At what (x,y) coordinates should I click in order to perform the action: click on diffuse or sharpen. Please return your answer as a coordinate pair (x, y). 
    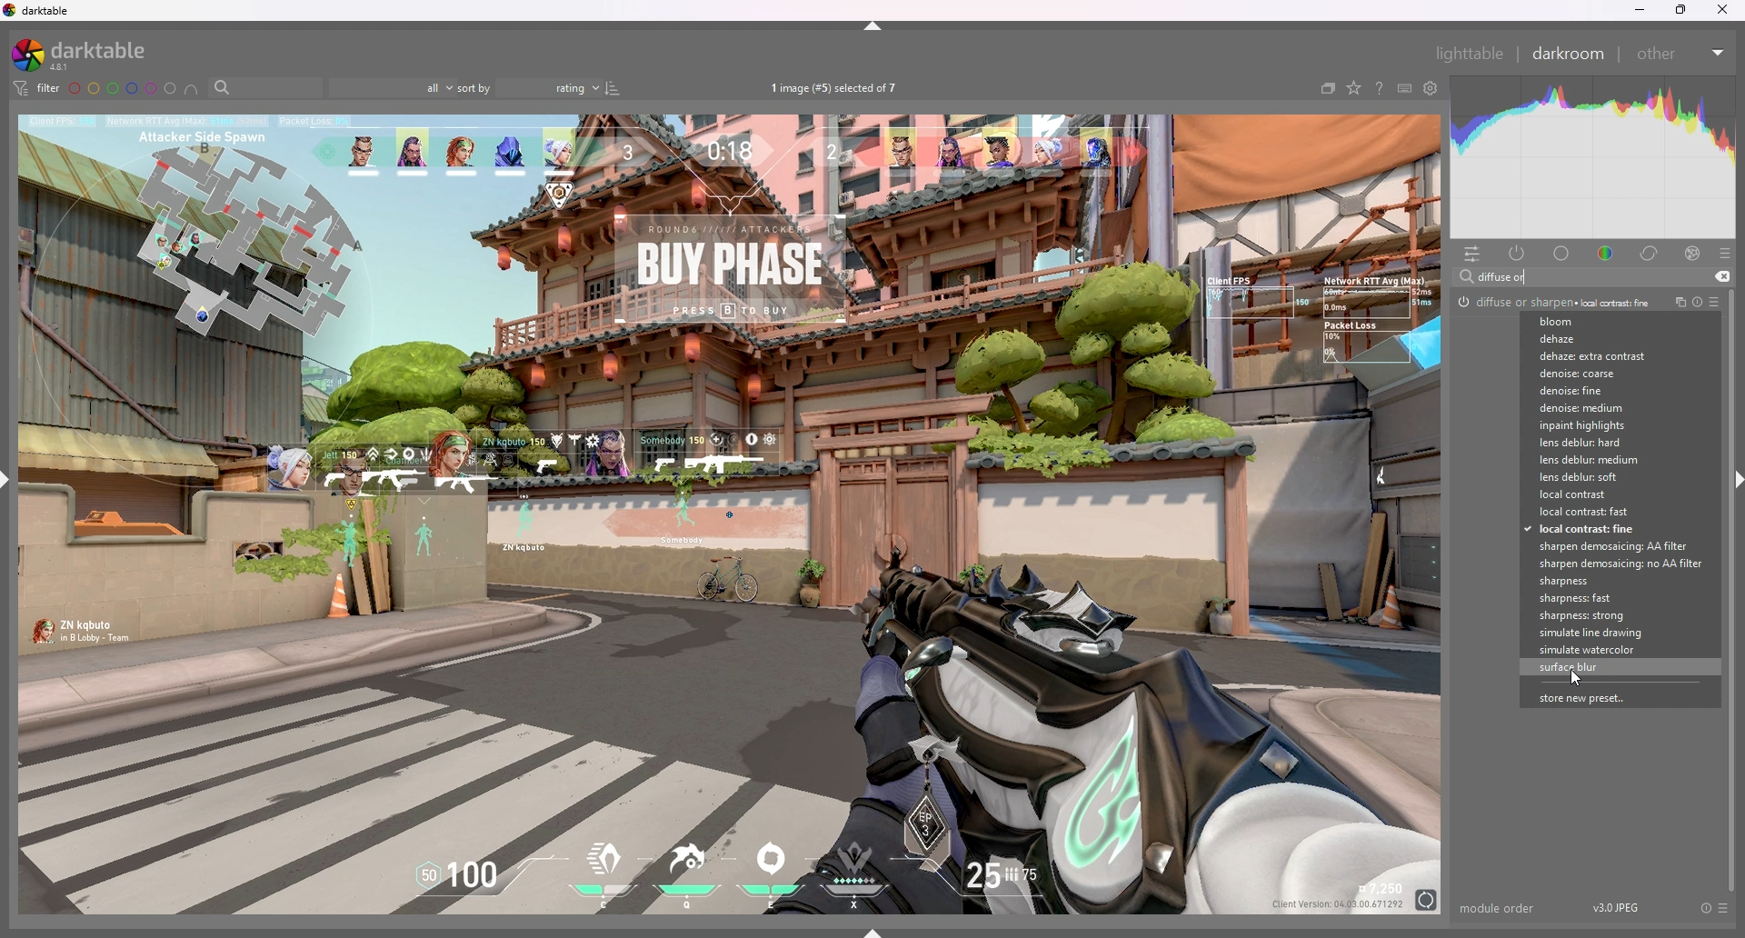
    Looking at the image, I should click on (1554, 301).